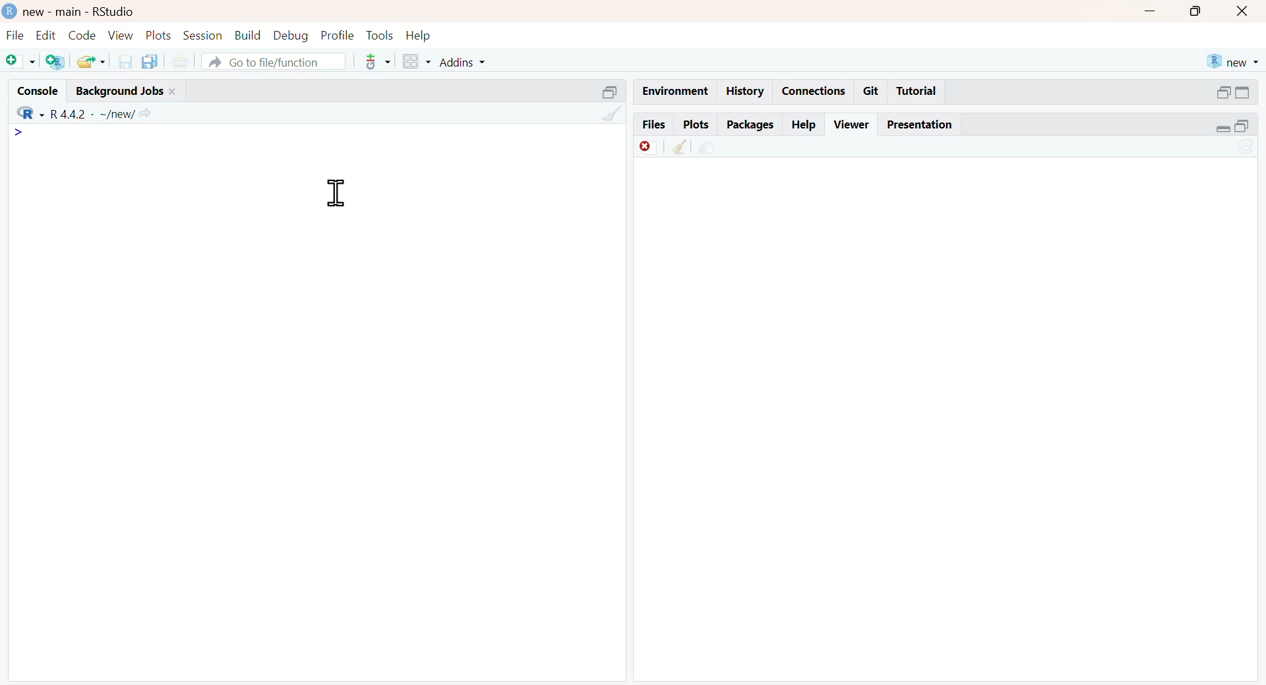 This screenshot has height=685, width=1266. What do you see at coordinates (44, 34) in the screenshot?
I see `Edit` at bounding box center [44, 34].